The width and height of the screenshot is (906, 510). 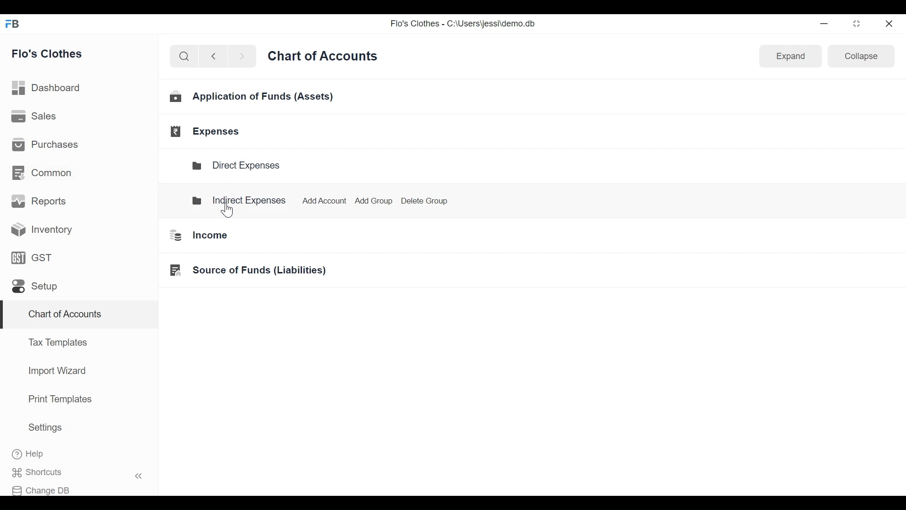 What do you see at coordinates (325, 59) in the screenshot?
I see `Chart of Accounts` at bounding box center [325, 59].